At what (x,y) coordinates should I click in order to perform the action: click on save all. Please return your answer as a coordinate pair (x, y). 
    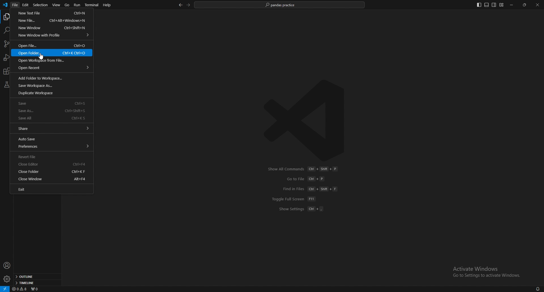
    Looking at the image, I should click on (51, 118).